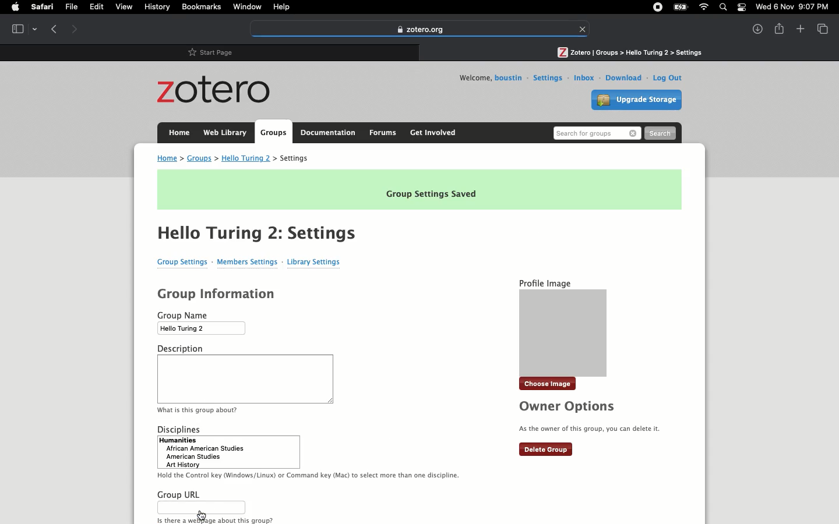  I want to click on Web library, so click(224, 132).